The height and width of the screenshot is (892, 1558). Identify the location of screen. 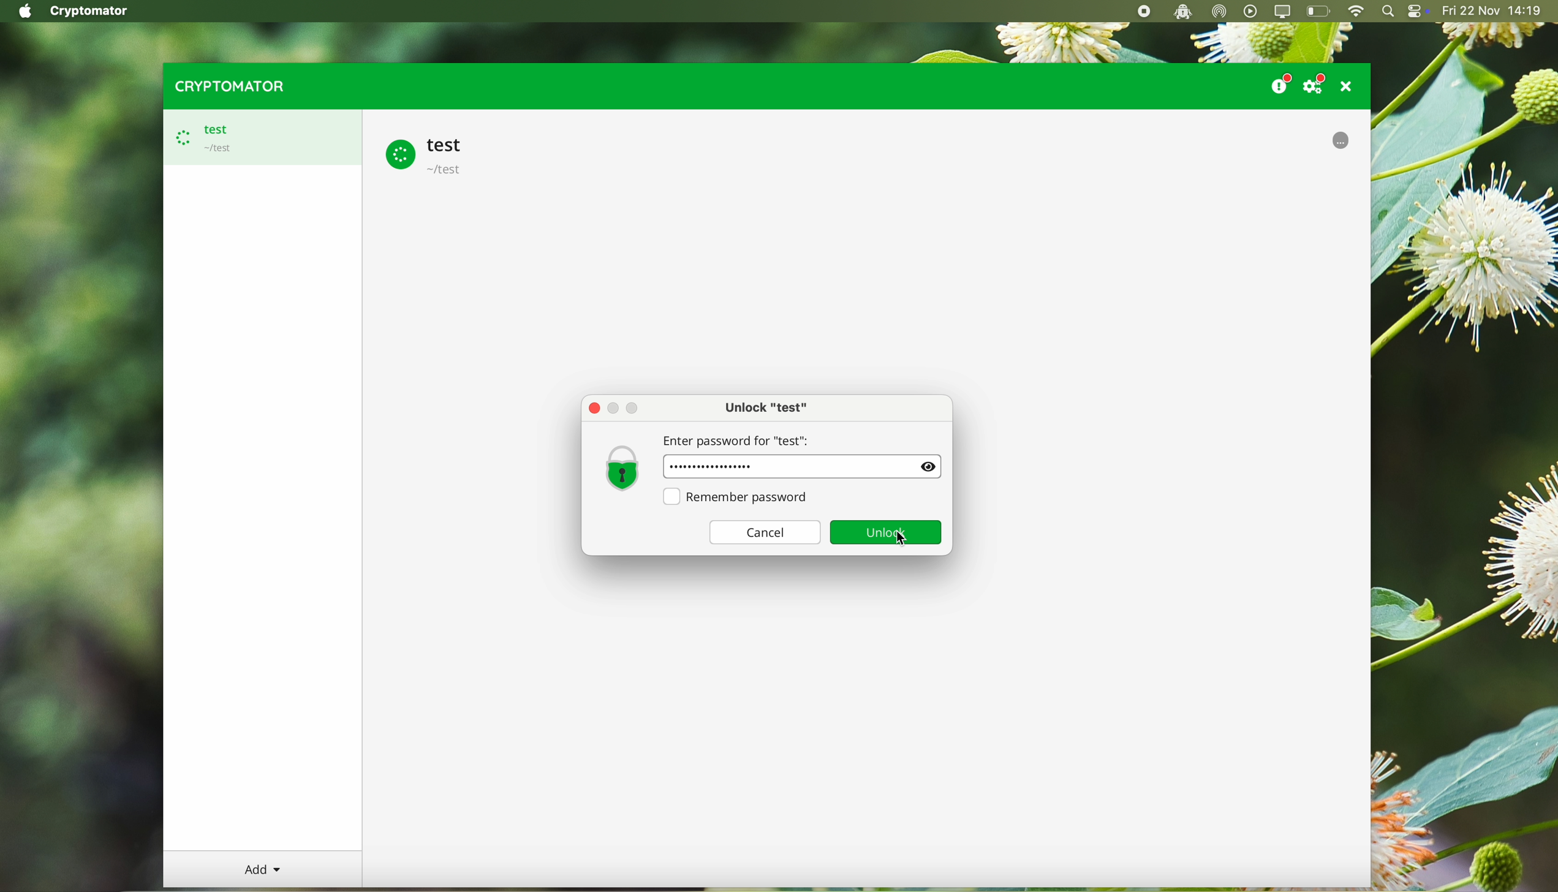
(1284, 12).